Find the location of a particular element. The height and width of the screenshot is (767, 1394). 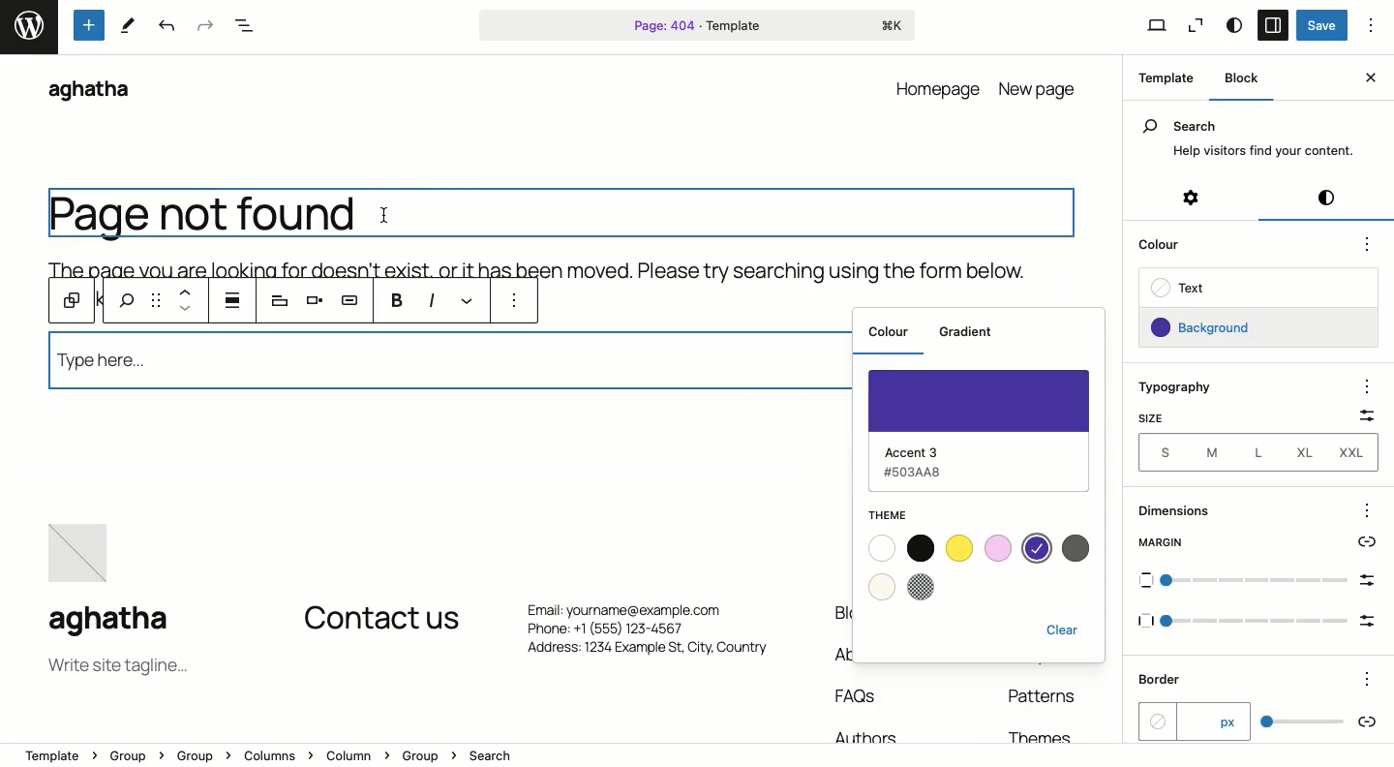

Search is located at coordinates (1255, 126).